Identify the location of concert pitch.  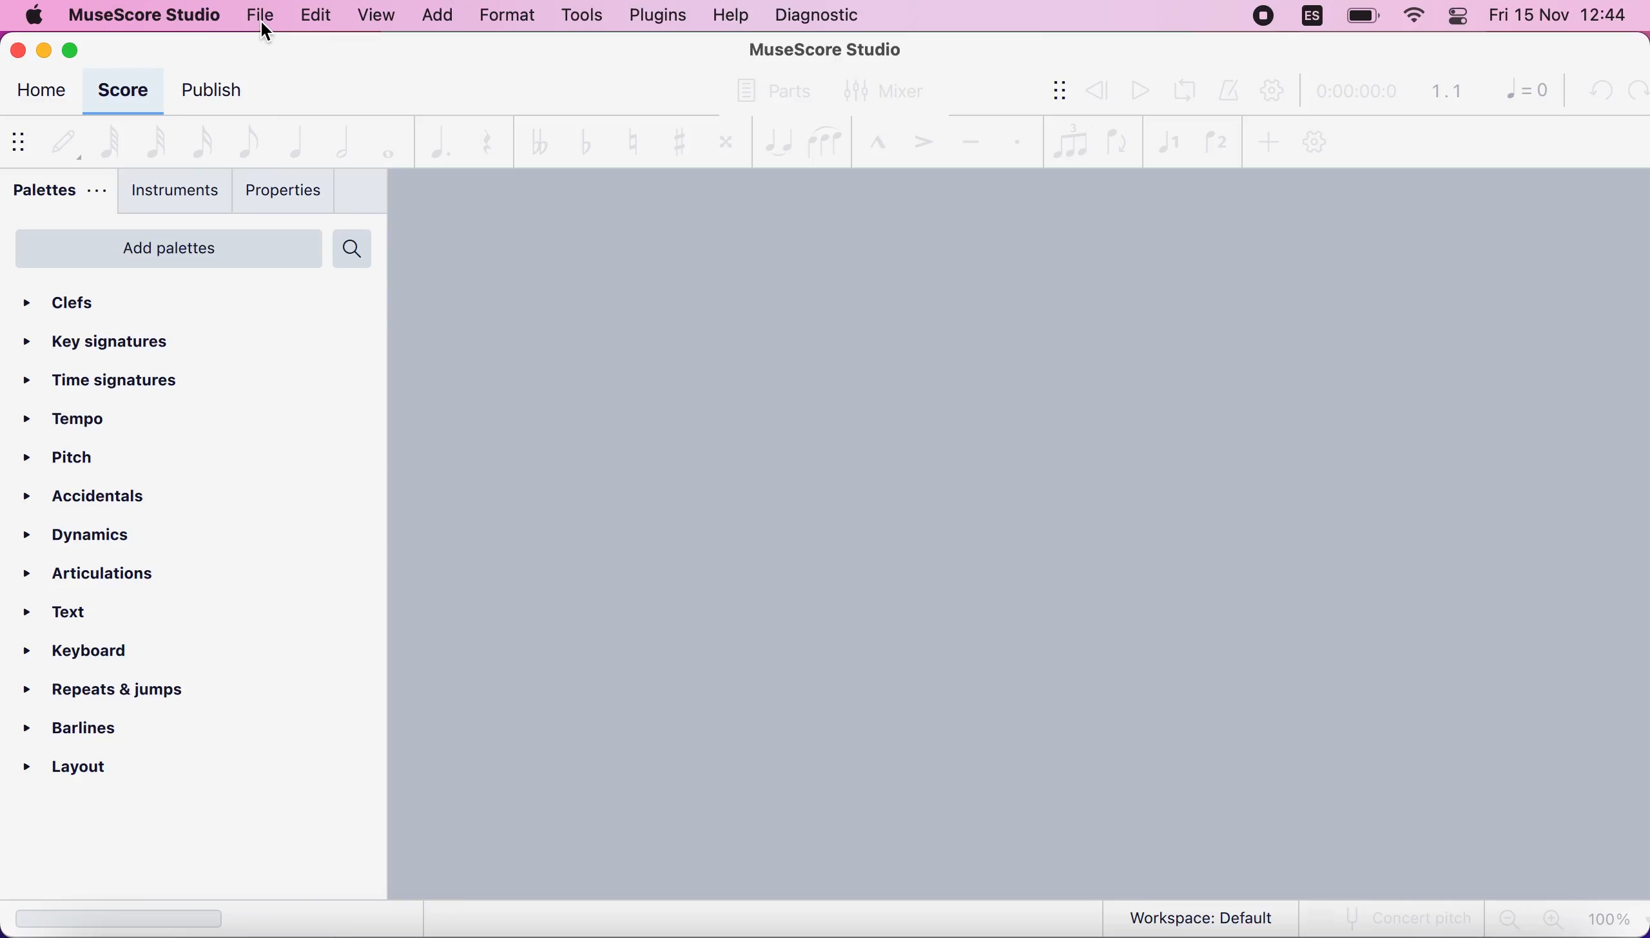
(1394, 918).